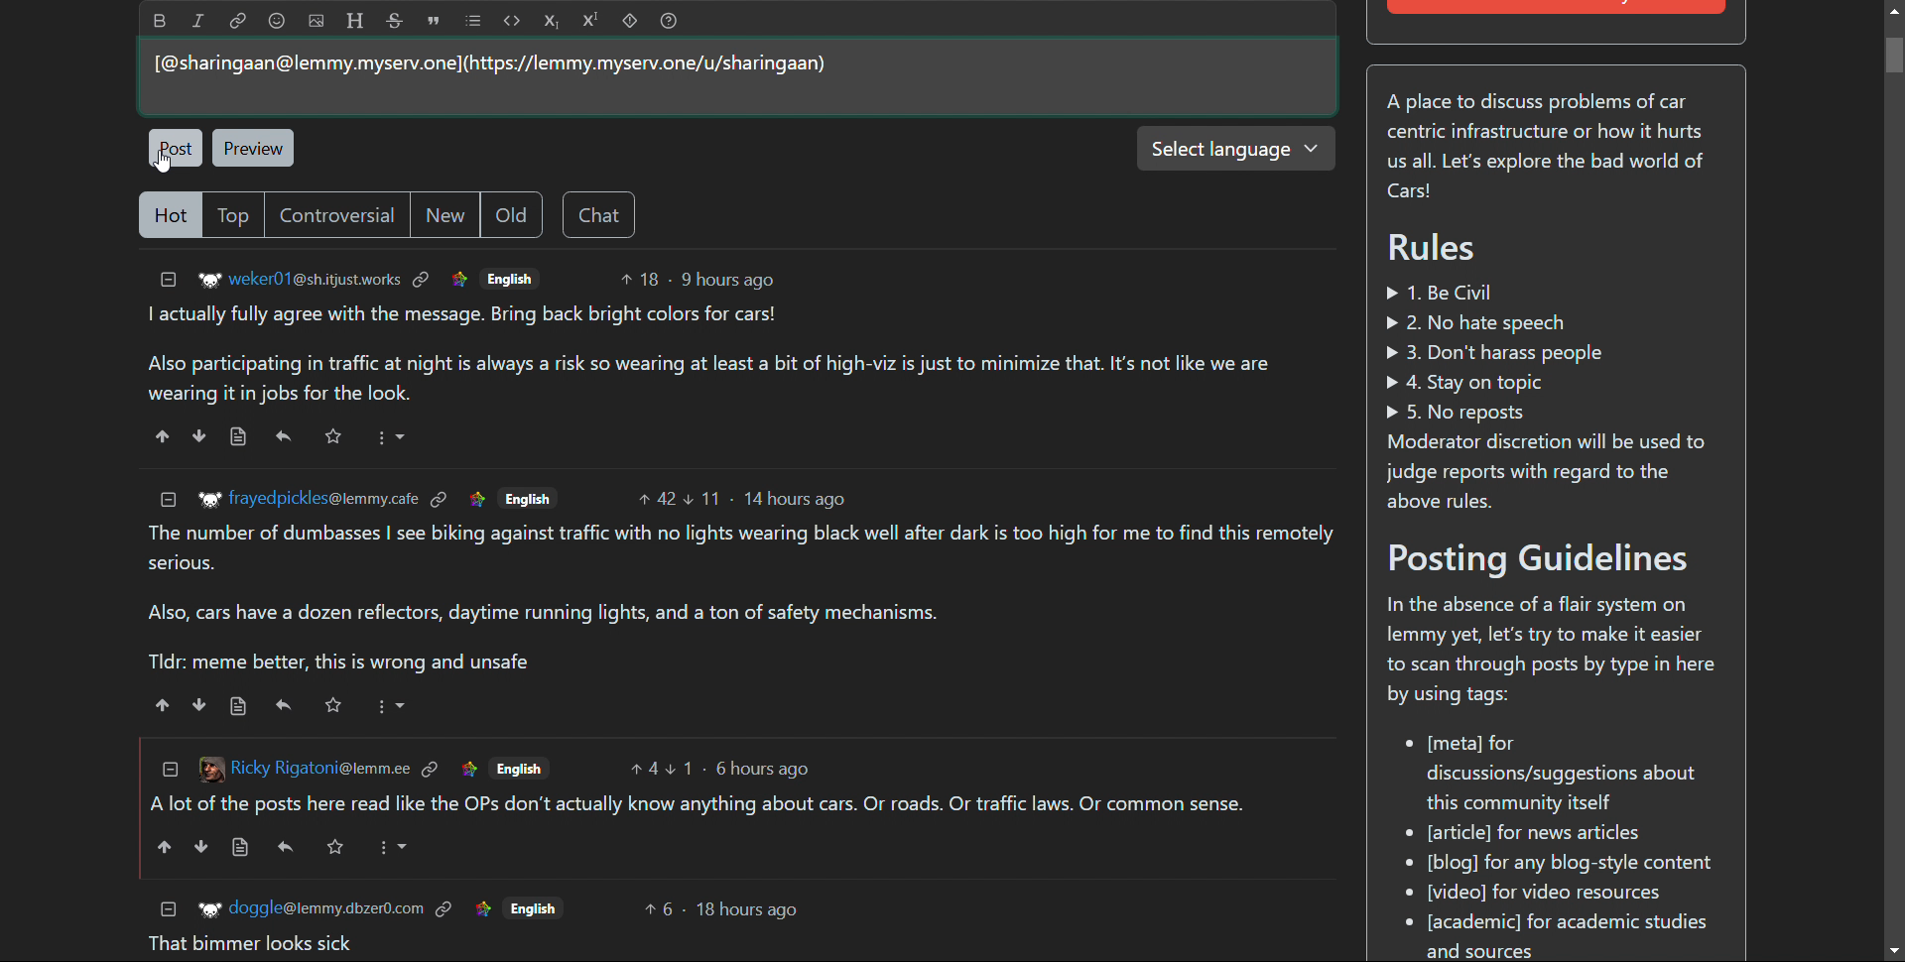 The width and height of the screenshot is (1905, 962). I want to click on link, so click(469, 768).